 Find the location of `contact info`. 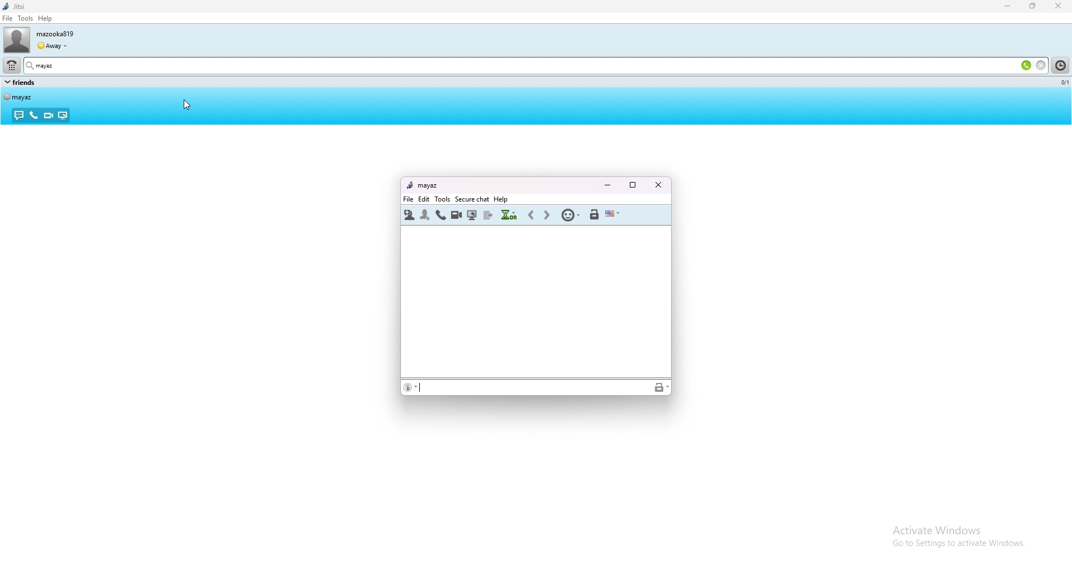

contact info is located at coordinates (411, 388).